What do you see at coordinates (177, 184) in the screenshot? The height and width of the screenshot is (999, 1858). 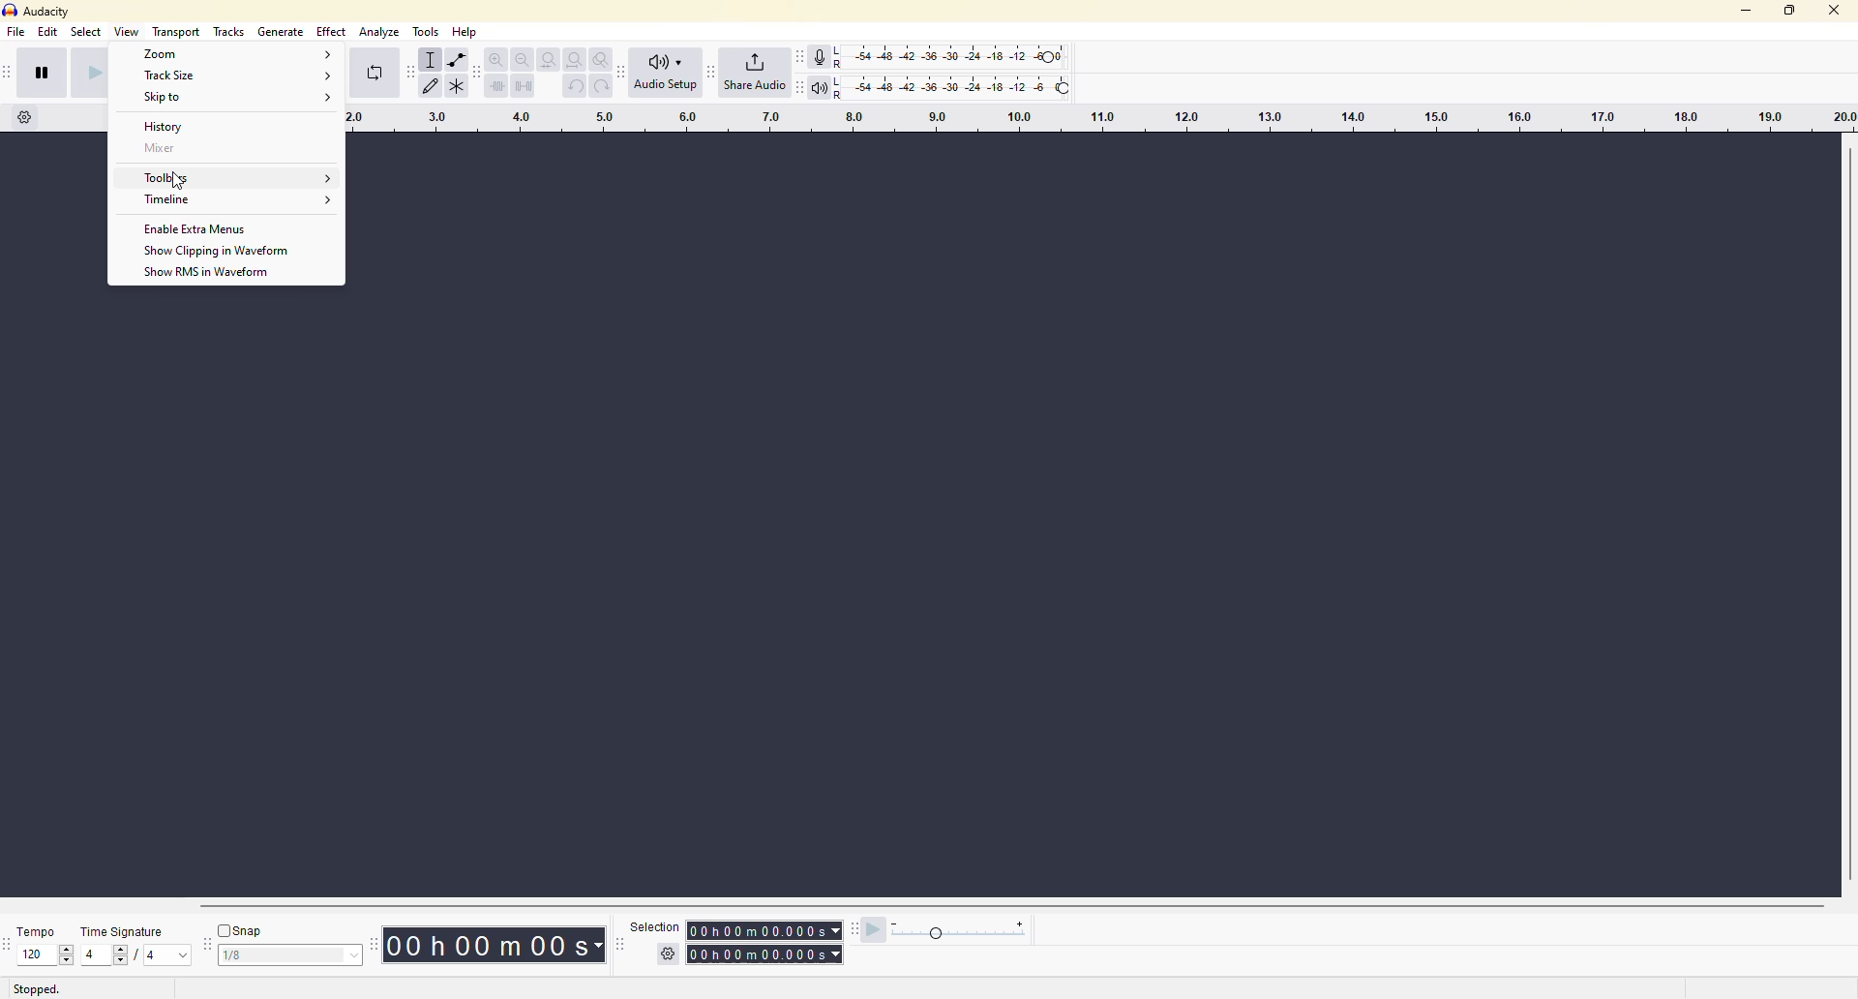 I see `cursor` at bounding box center [177, 184].